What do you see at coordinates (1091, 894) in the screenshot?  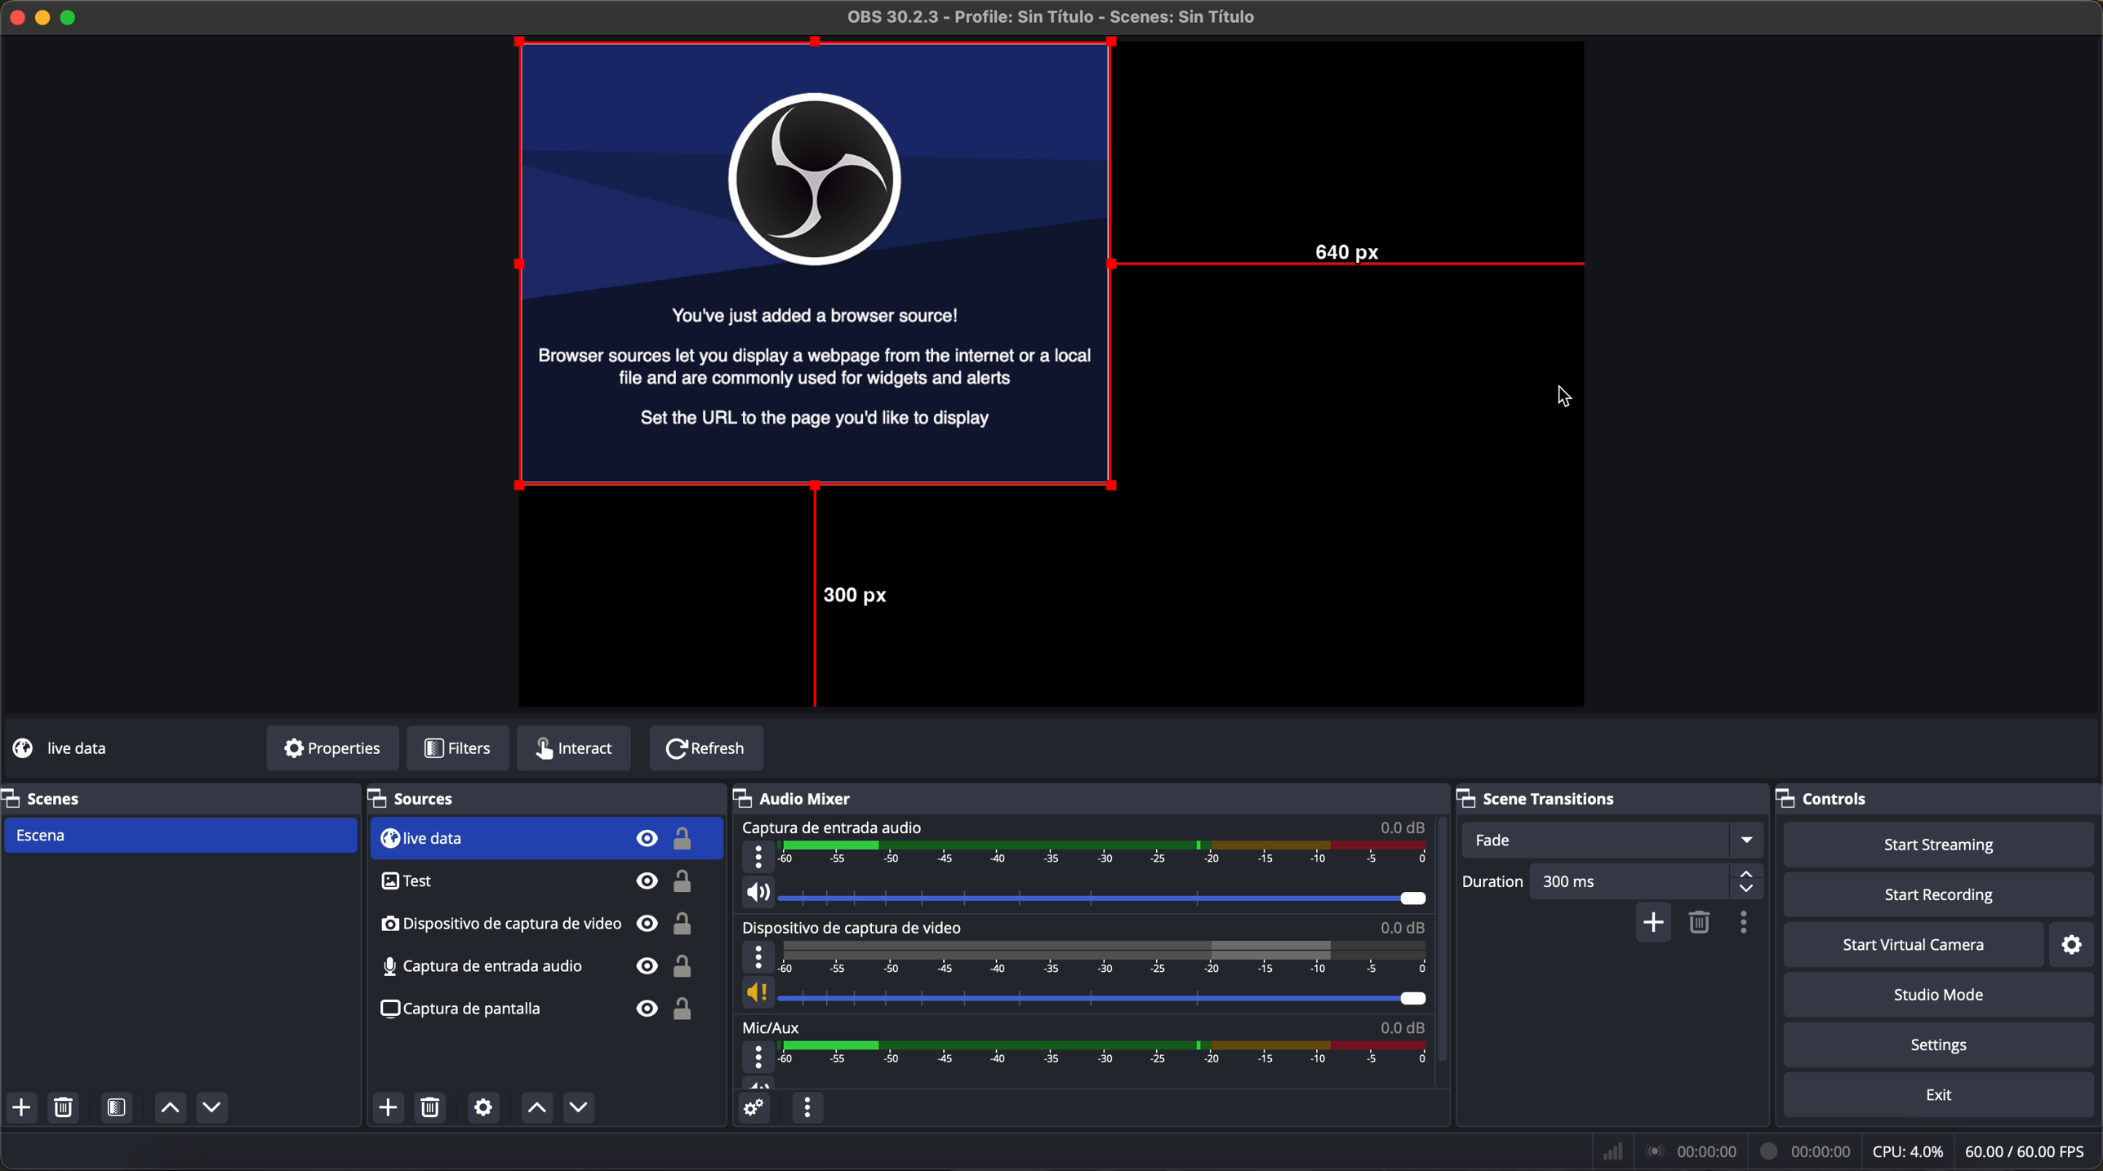 I see `vol` at bounding box center [1091, 894].